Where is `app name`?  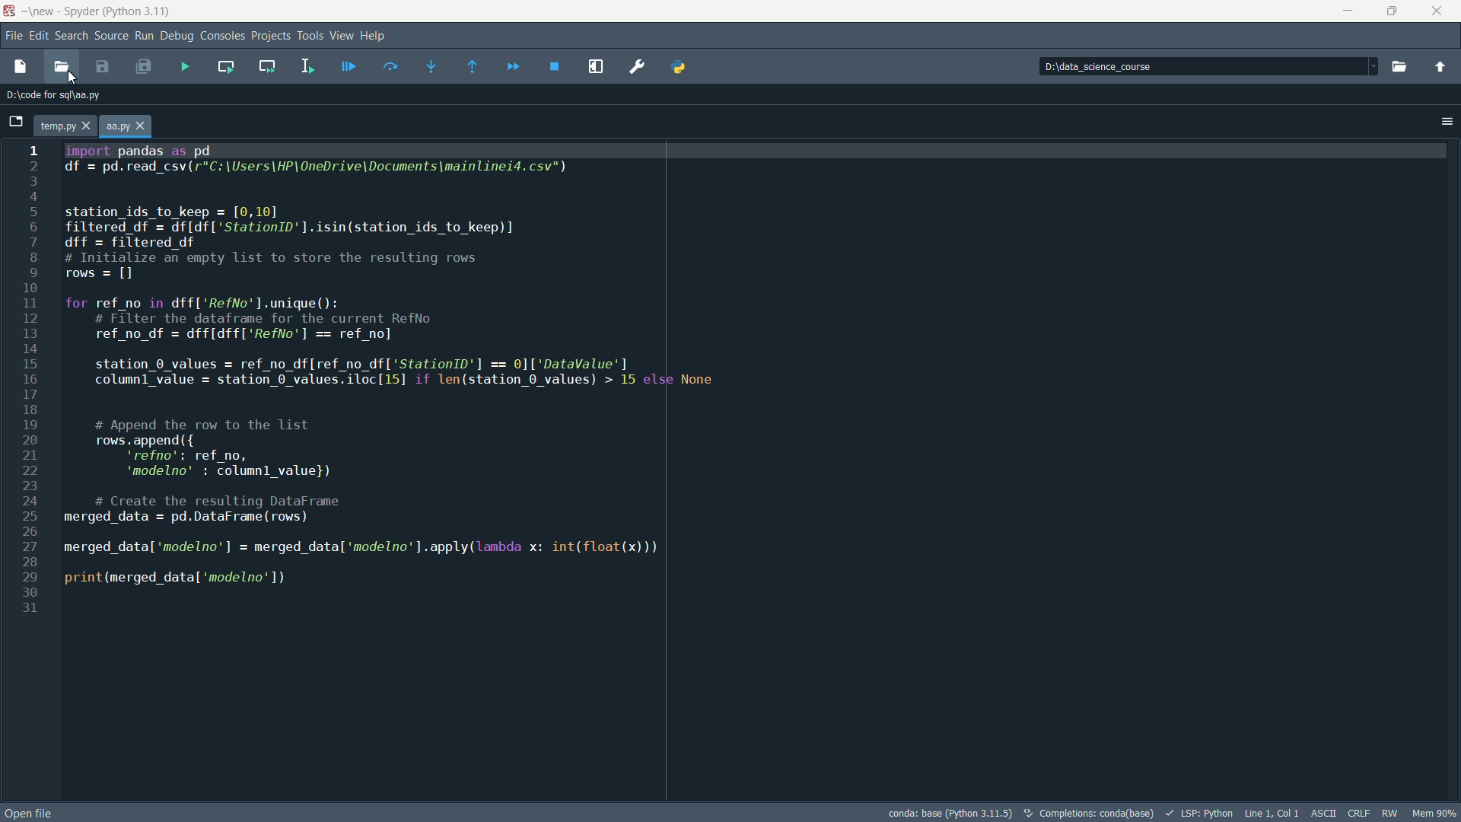
app name is located at coordinates (117, 10).